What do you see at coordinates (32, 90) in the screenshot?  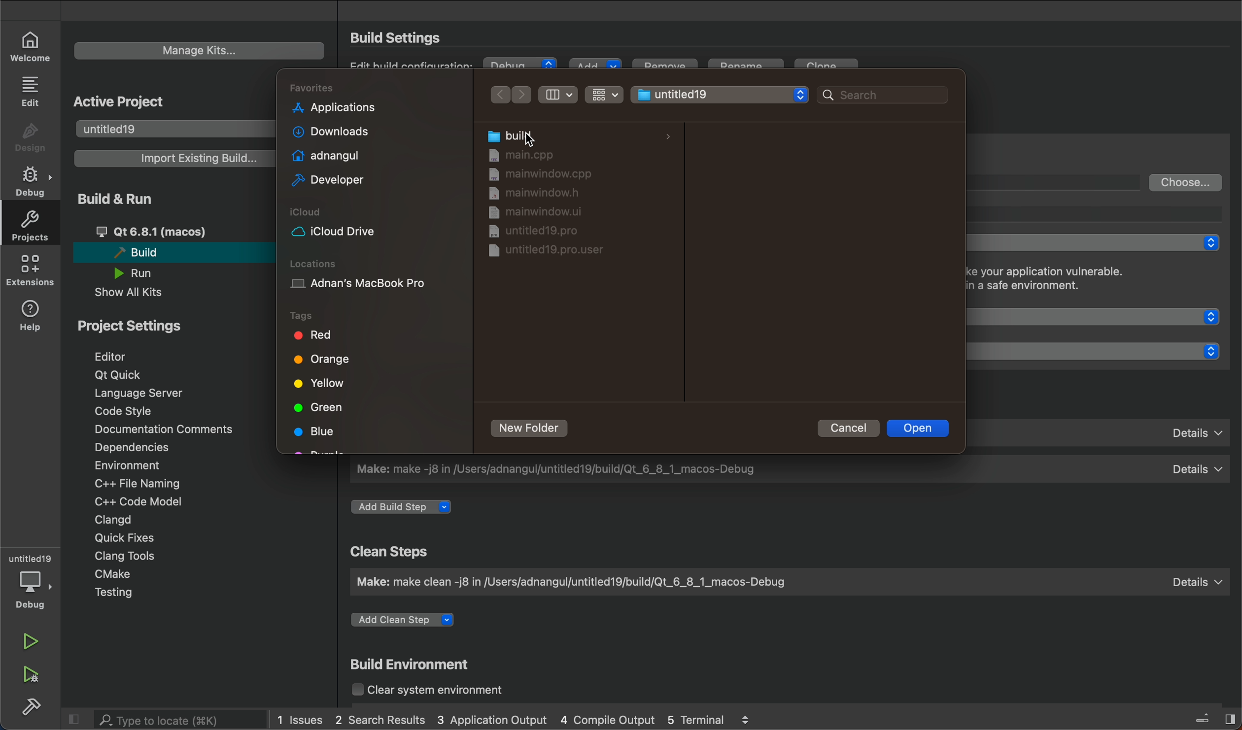 I see `EDIT` at bounding box center [32, 90].